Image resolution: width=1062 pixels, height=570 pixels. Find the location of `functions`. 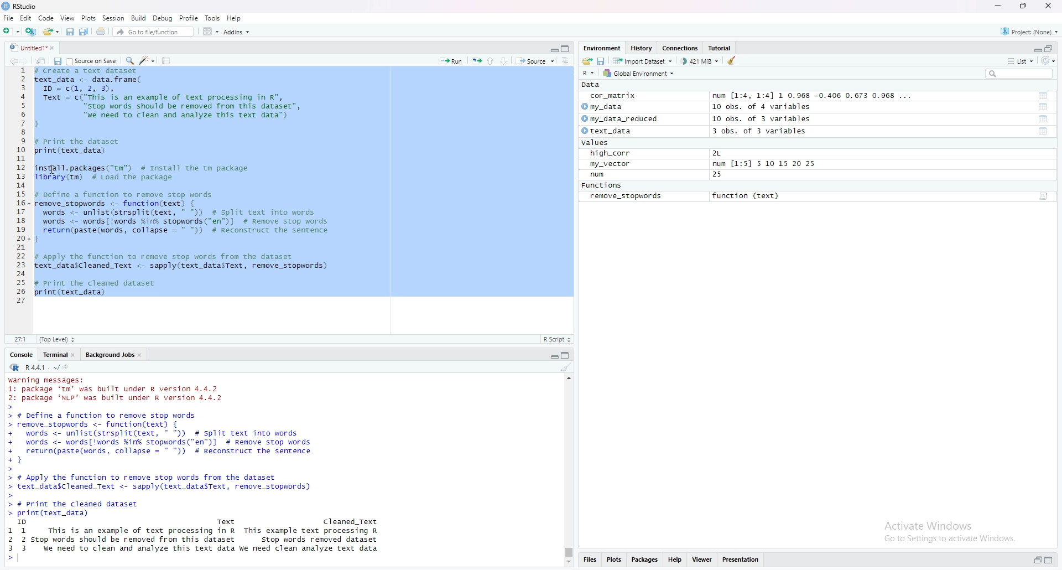

functions is located at coordinates (1044, 107).